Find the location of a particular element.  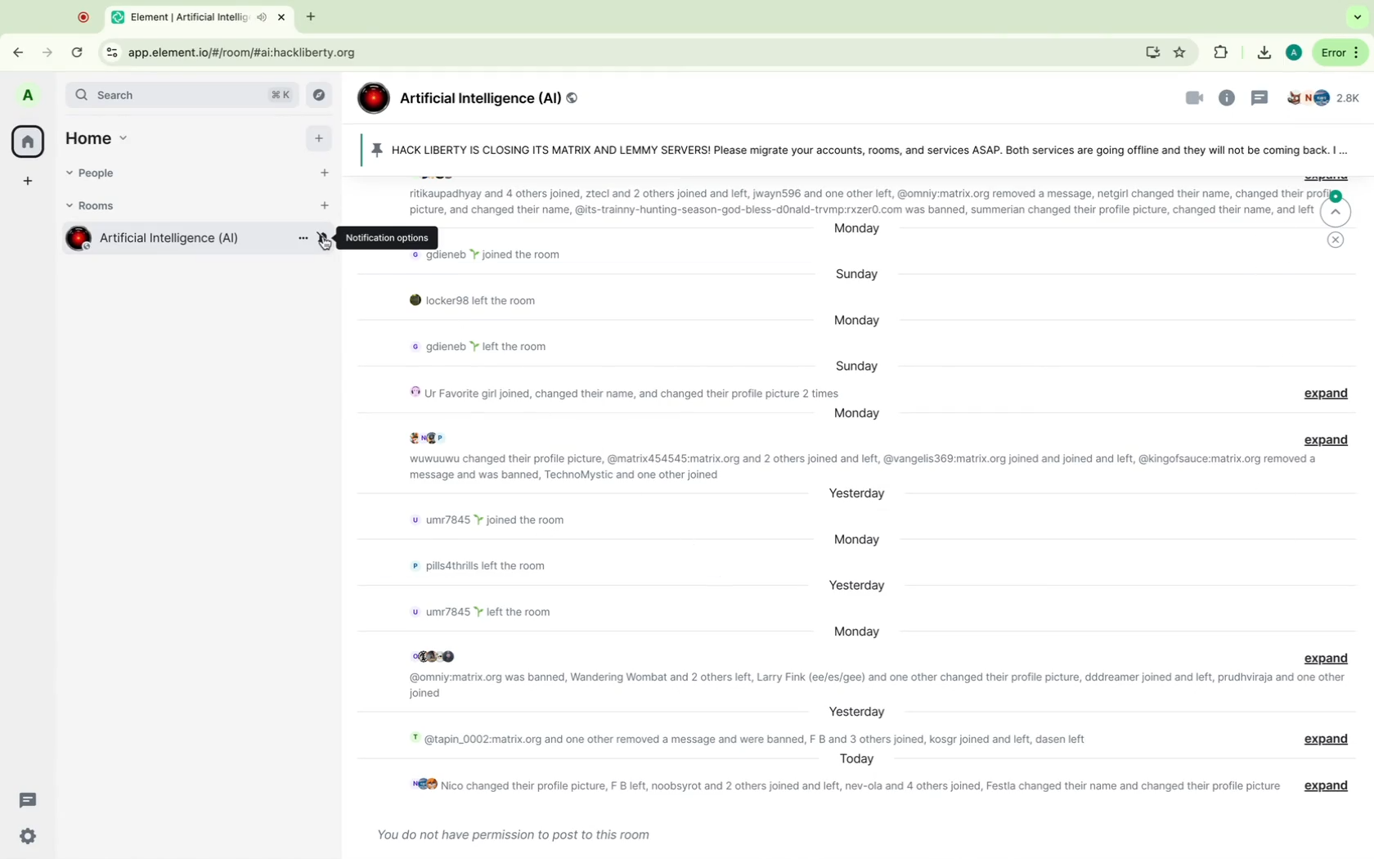

message is located at coordinates (858, 467).